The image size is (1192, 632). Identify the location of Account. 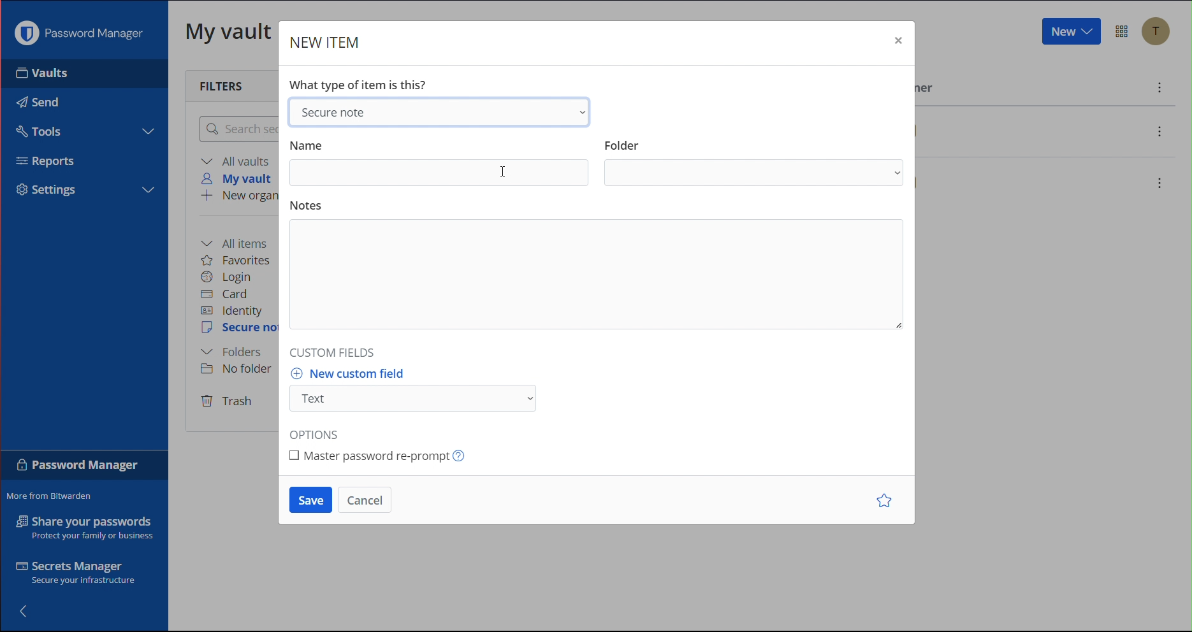
(1158, 32).